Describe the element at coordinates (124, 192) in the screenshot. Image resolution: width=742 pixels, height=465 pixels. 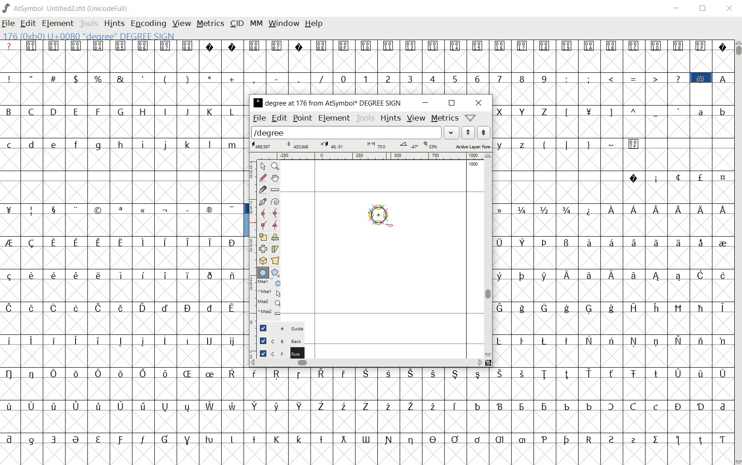
I see `empty glyph slots` at that location.